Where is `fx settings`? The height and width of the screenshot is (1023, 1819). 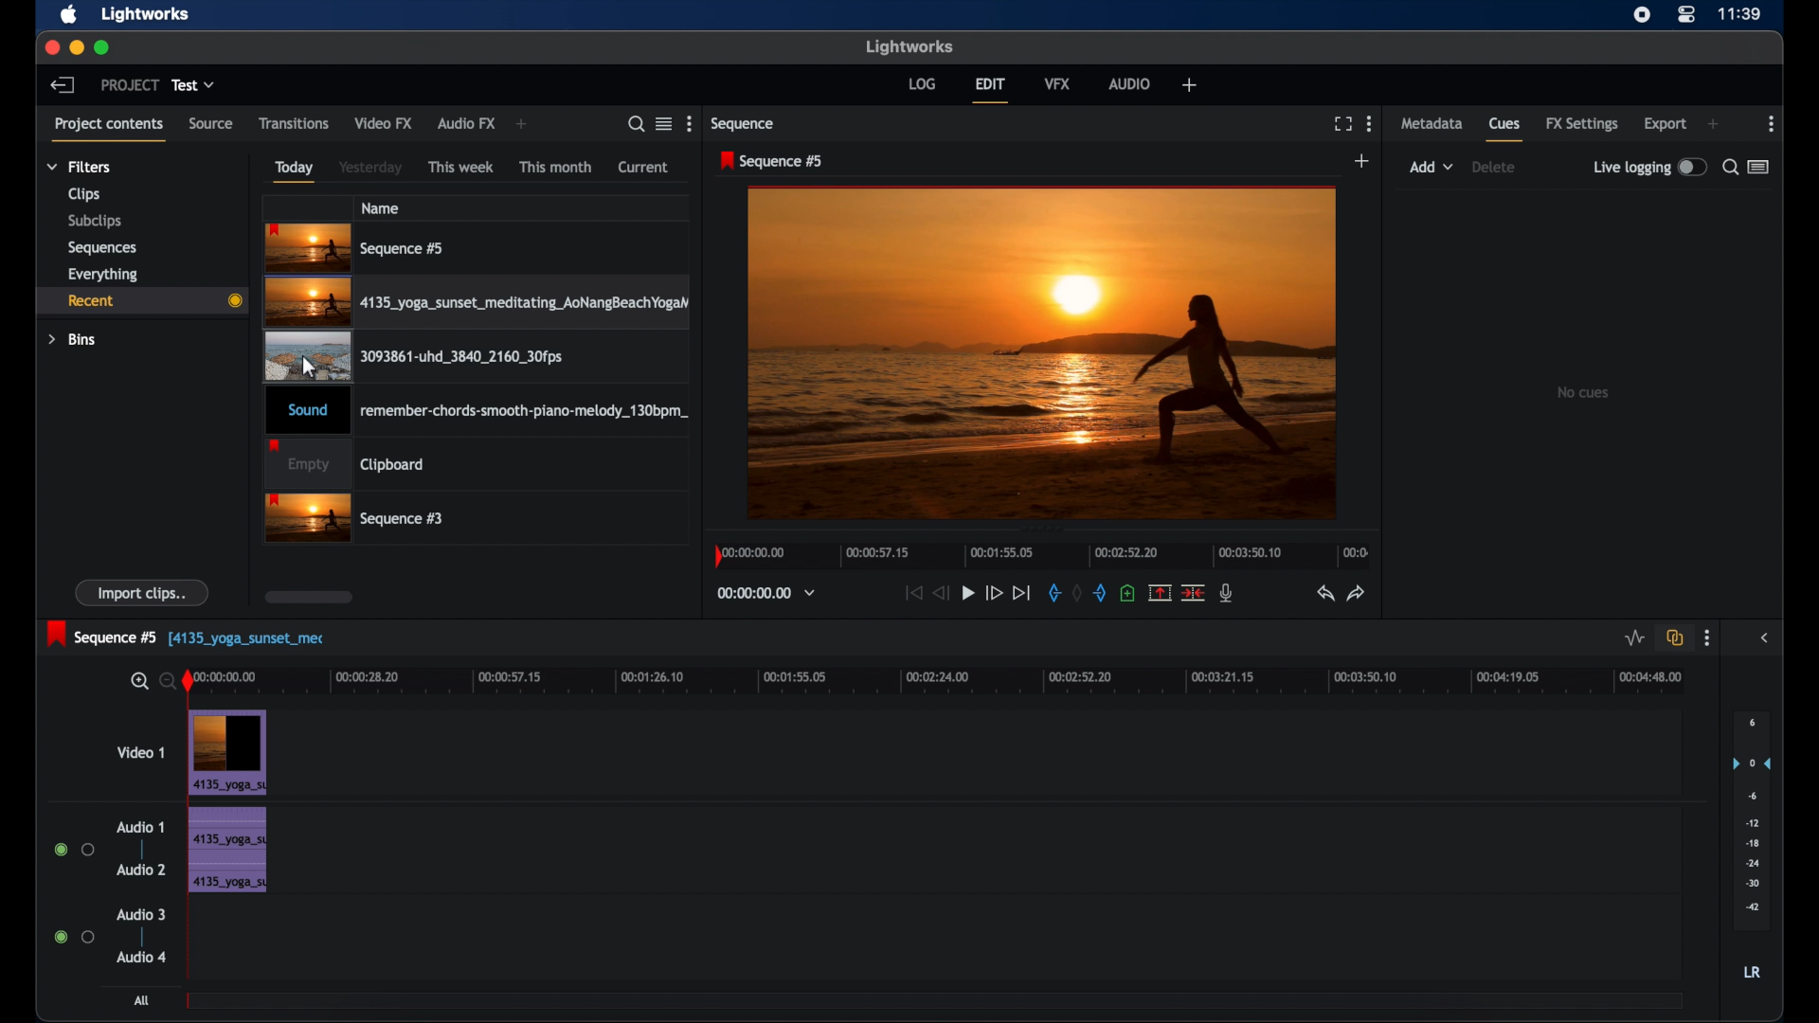 fx settings is located at coordinates (1584, 124).